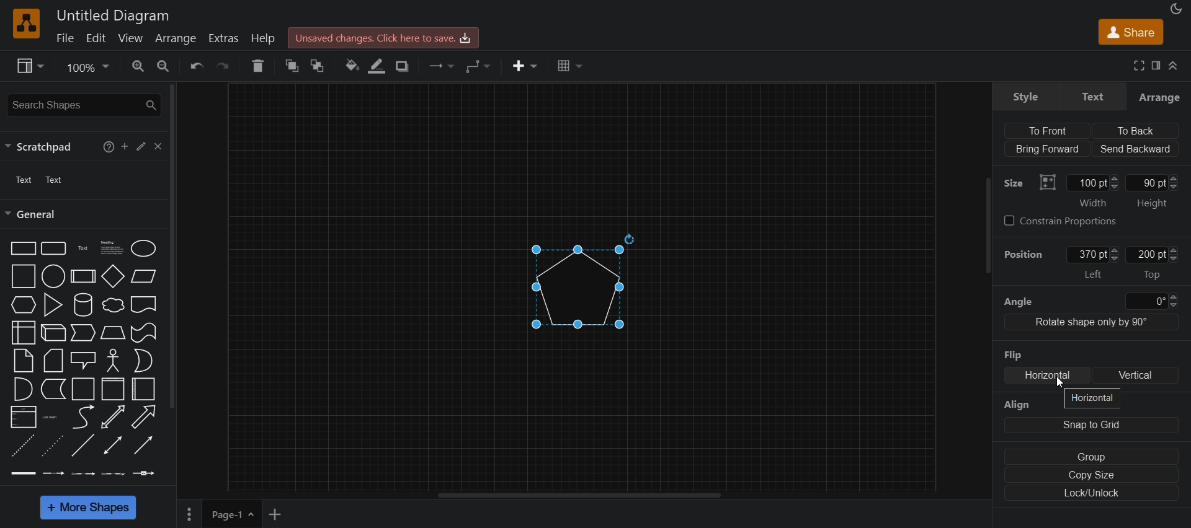 This screenshot has height=528, width=1191. What do you see at coordinates (84, 417) in the screenshot?
I see `Curve` at bounding box center [84, 417].